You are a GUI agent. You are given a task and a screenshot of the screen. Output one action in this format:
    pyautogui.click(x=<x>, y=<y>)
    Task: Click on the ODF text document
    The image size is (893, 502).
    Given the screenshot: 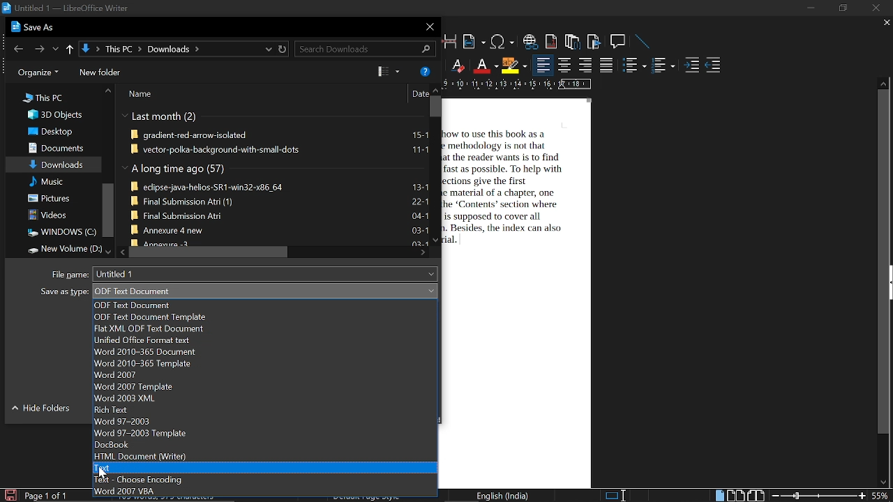 What is the action you would take?
    pyautogui.click(x=267, y=306)
    